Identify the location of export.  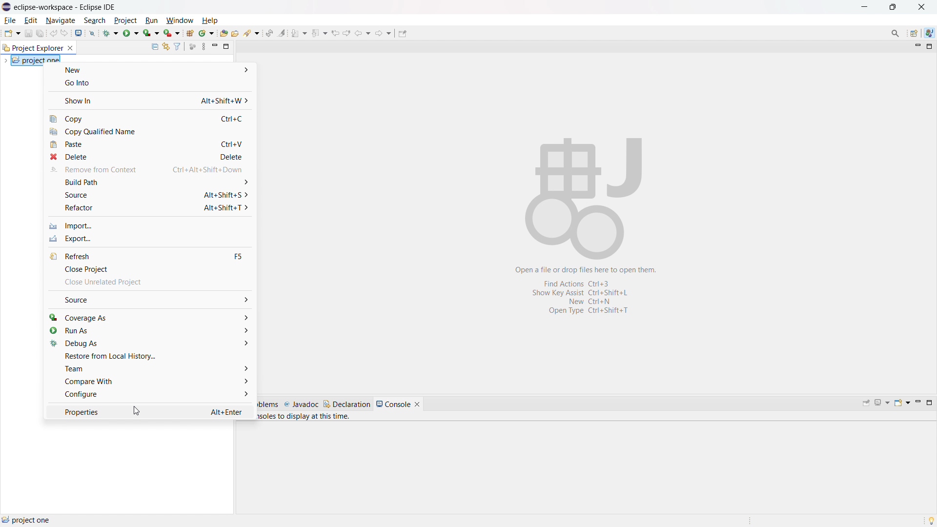
(149, 239).